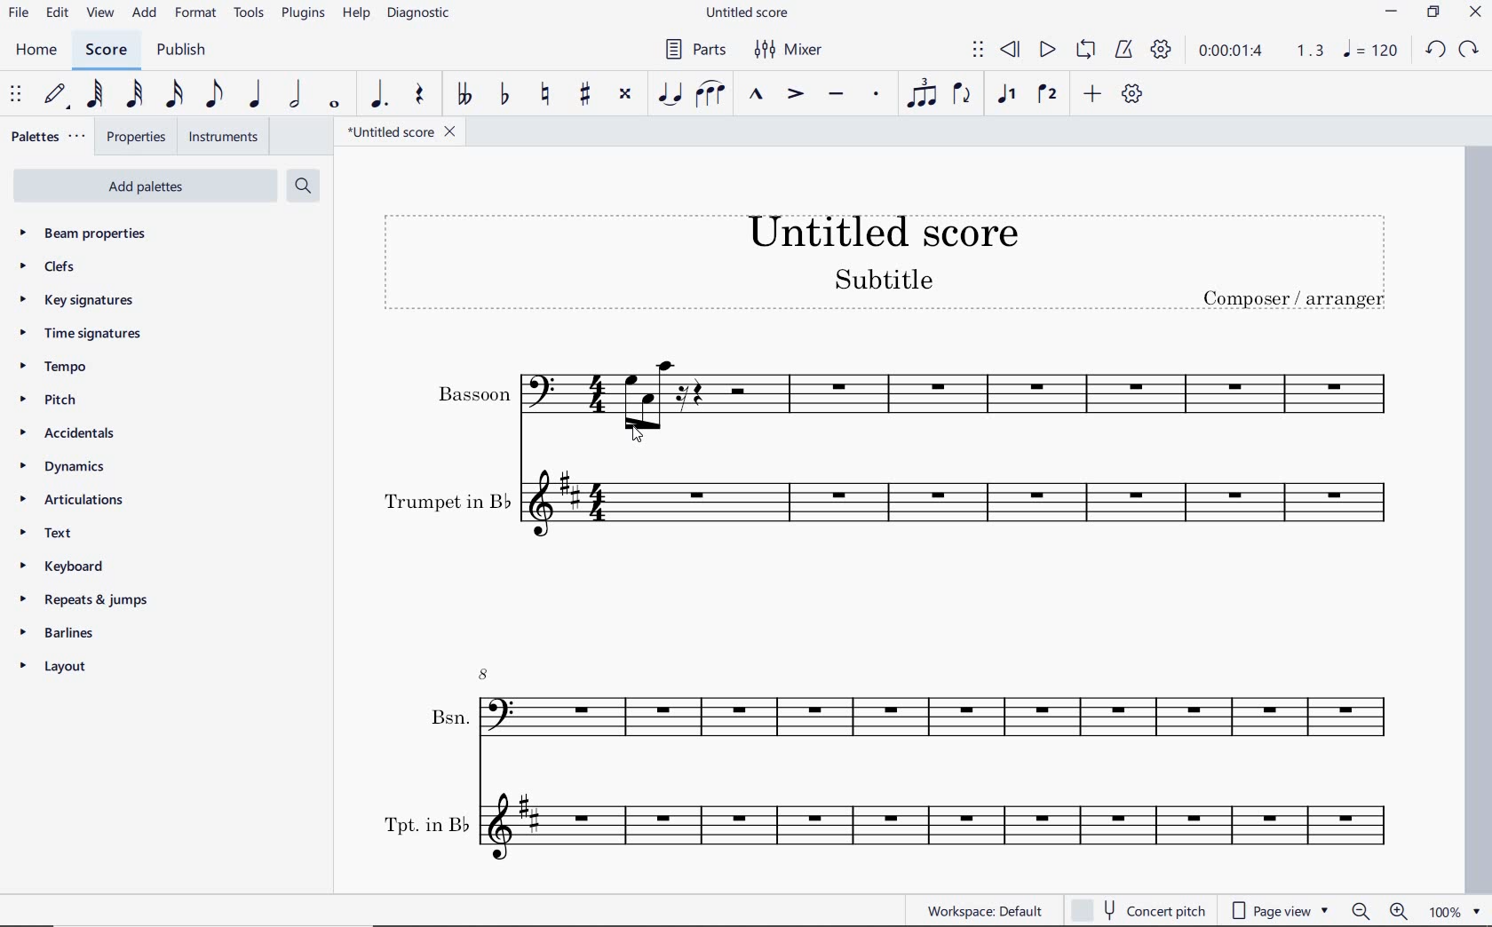  Describe the element at coordinates (1125, 51) in the screenshot. I see `metronome` at that location.